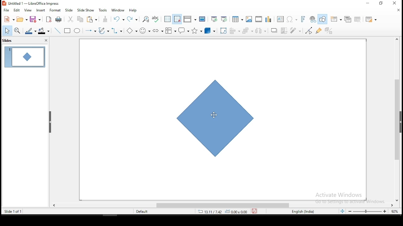  I want to click on slide 1, so click(24, 56).